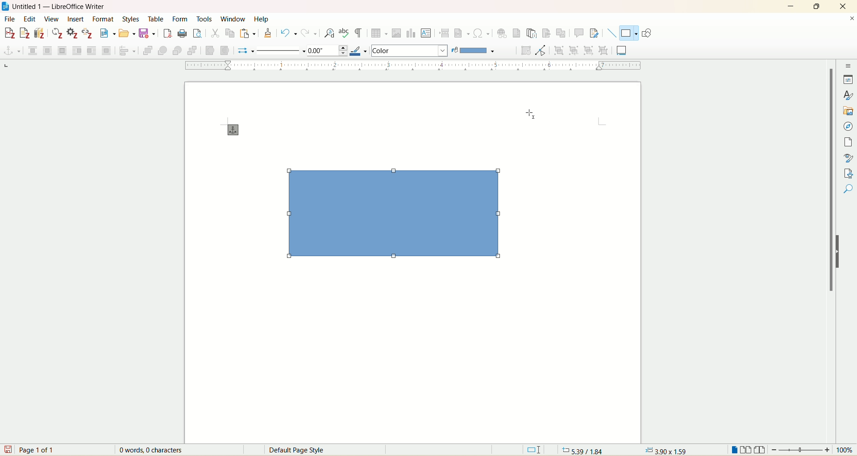  I want to click on page , so click(850, 142).